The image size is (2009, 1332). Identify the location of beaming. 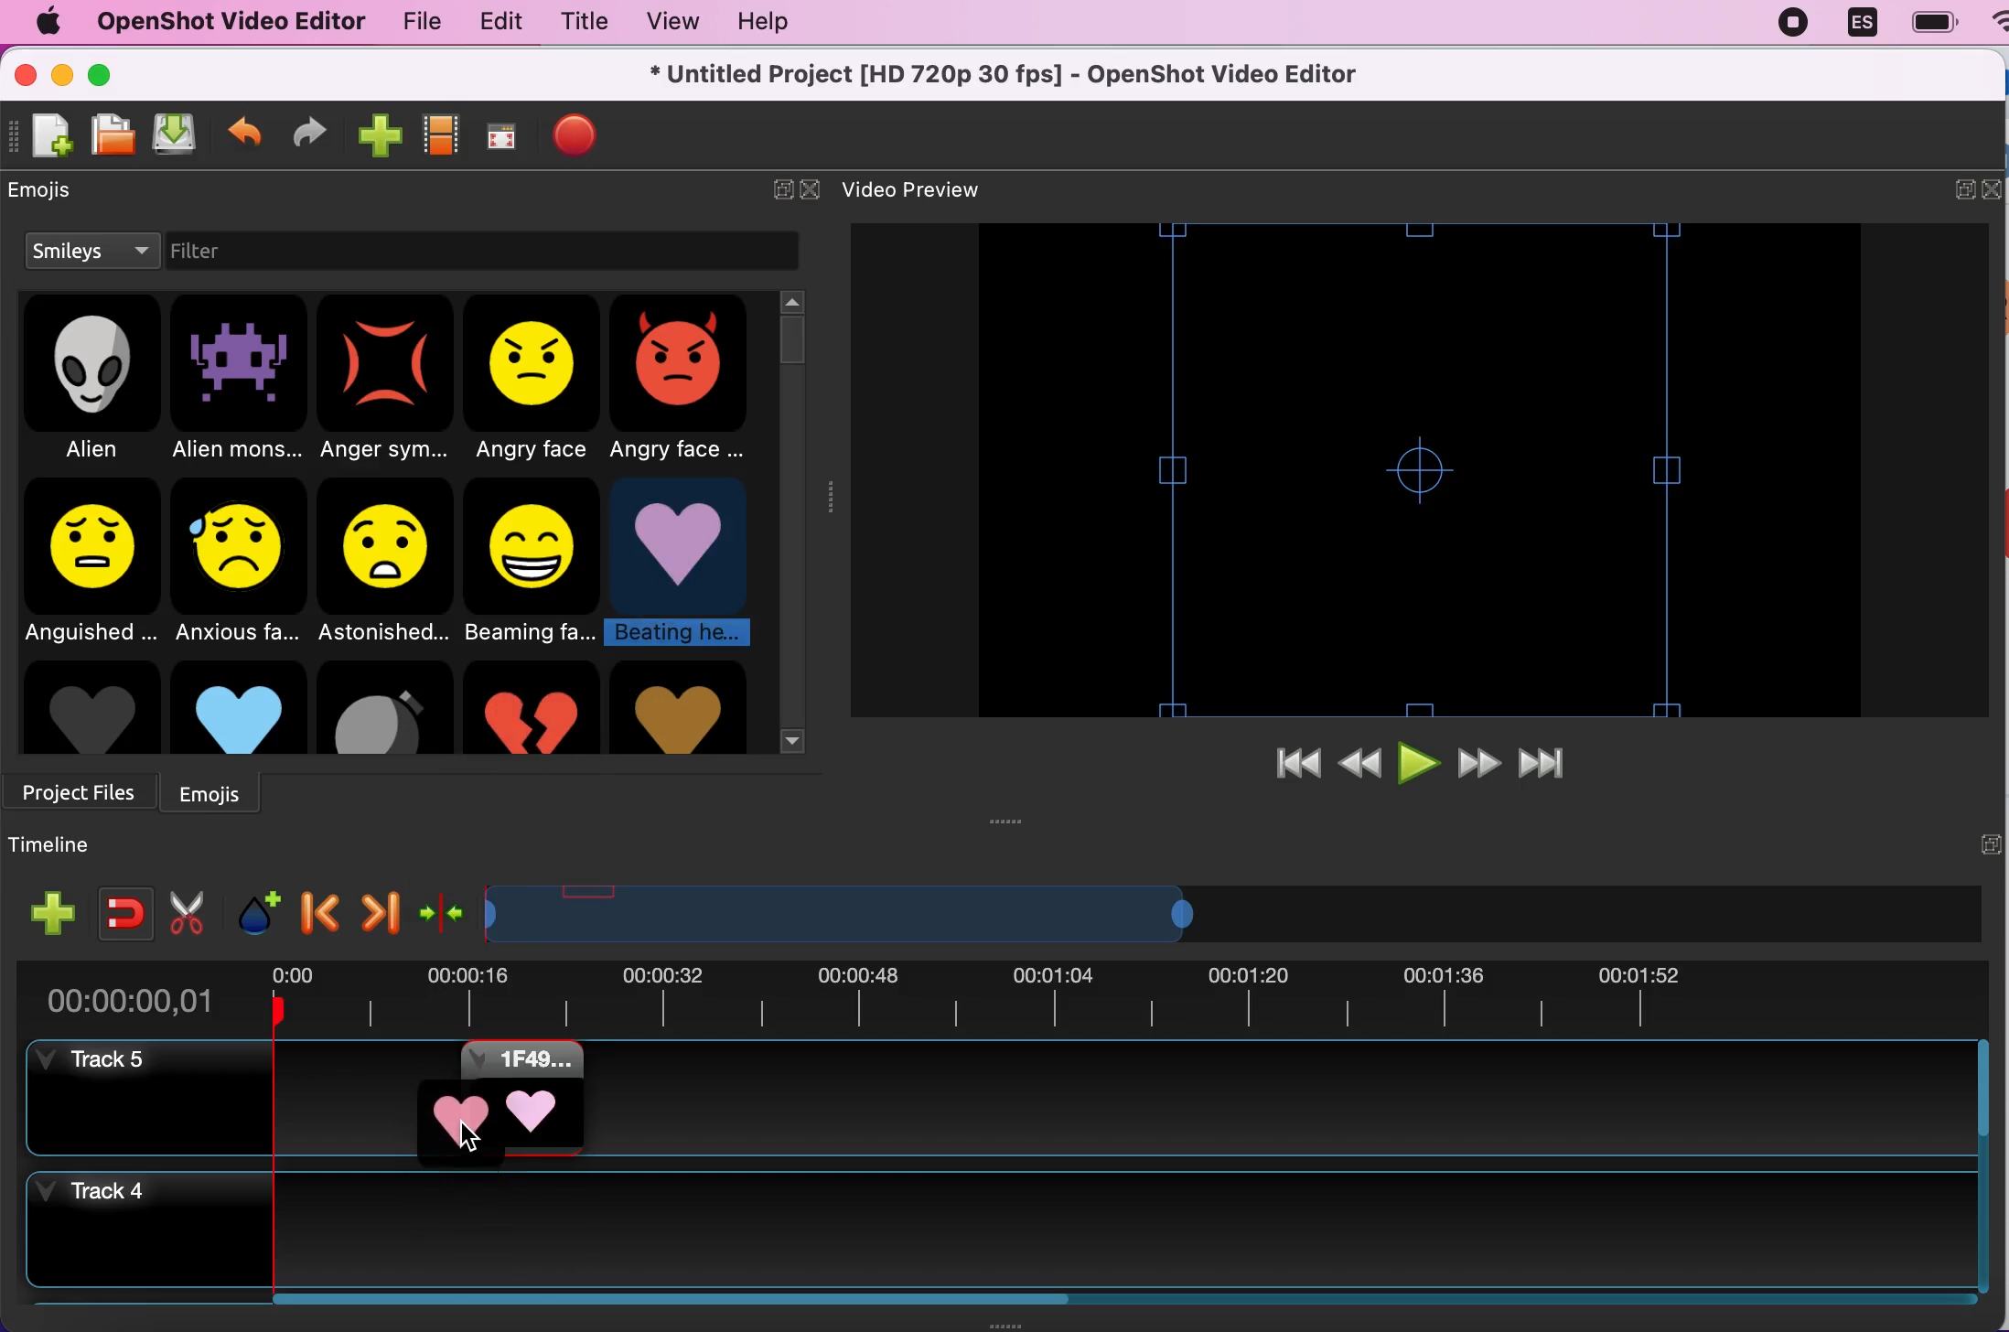
(537, 563).